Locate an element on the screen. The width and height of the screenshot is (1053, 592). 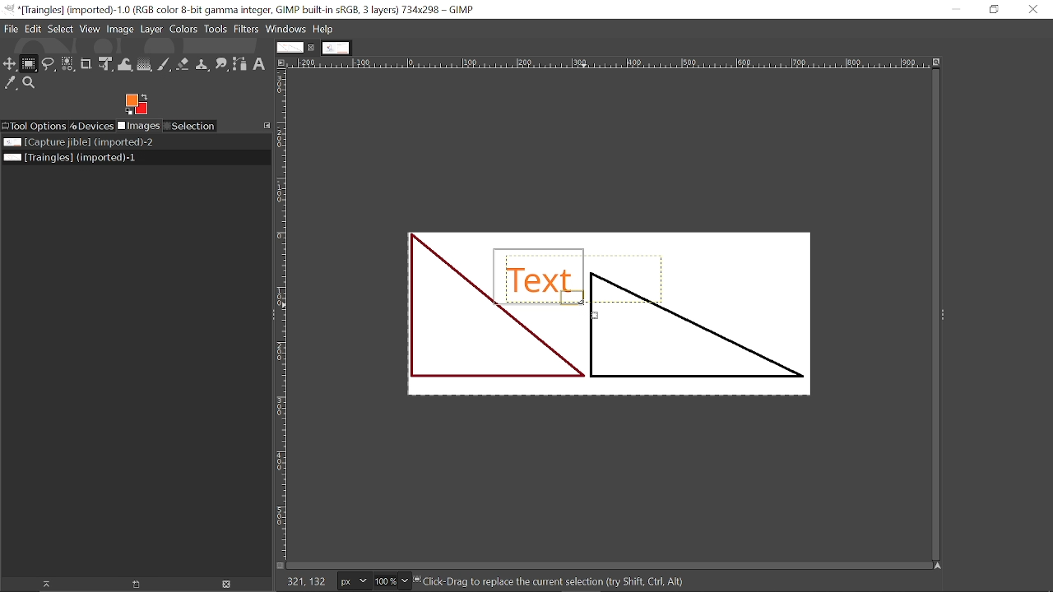
Zoom when window size changes is located at coordinates (939, 62).